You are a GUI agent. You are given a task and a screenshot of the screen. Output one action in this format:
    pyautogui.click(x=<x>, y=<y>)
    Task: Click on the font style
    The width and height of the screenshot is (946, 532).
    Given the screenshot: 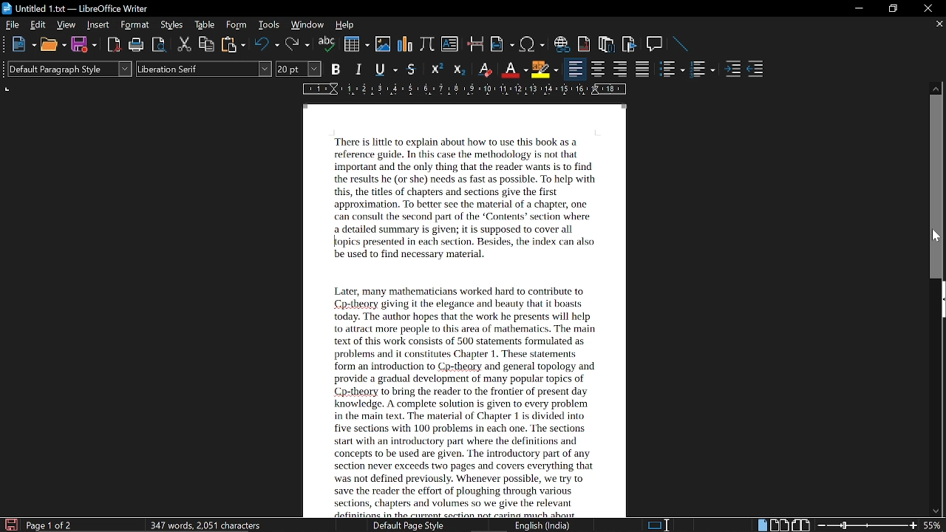 What is the action you would take?
    pyautogui.click(x=205, y=69)
    